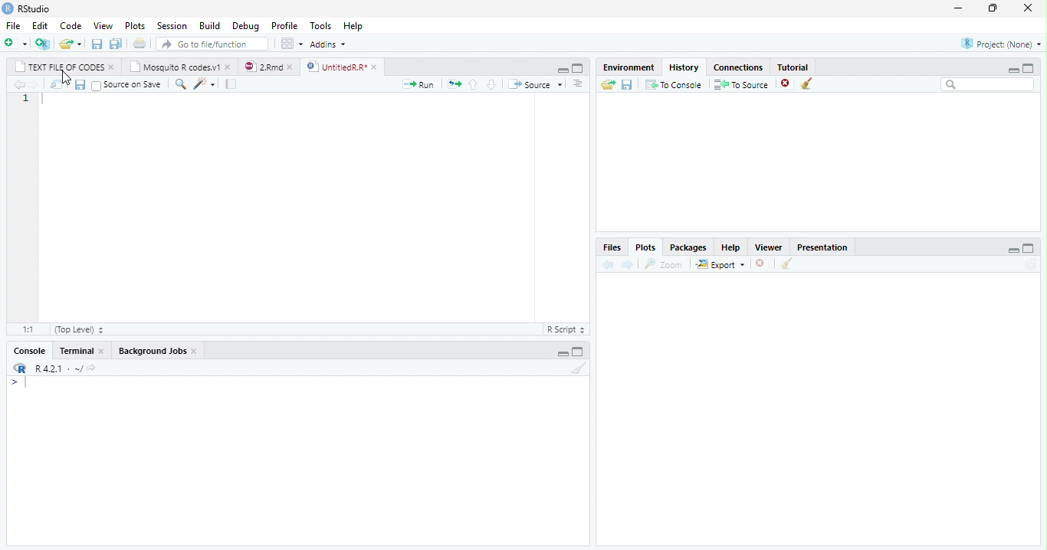  I want to click on workspace panes, so click(290, 44).